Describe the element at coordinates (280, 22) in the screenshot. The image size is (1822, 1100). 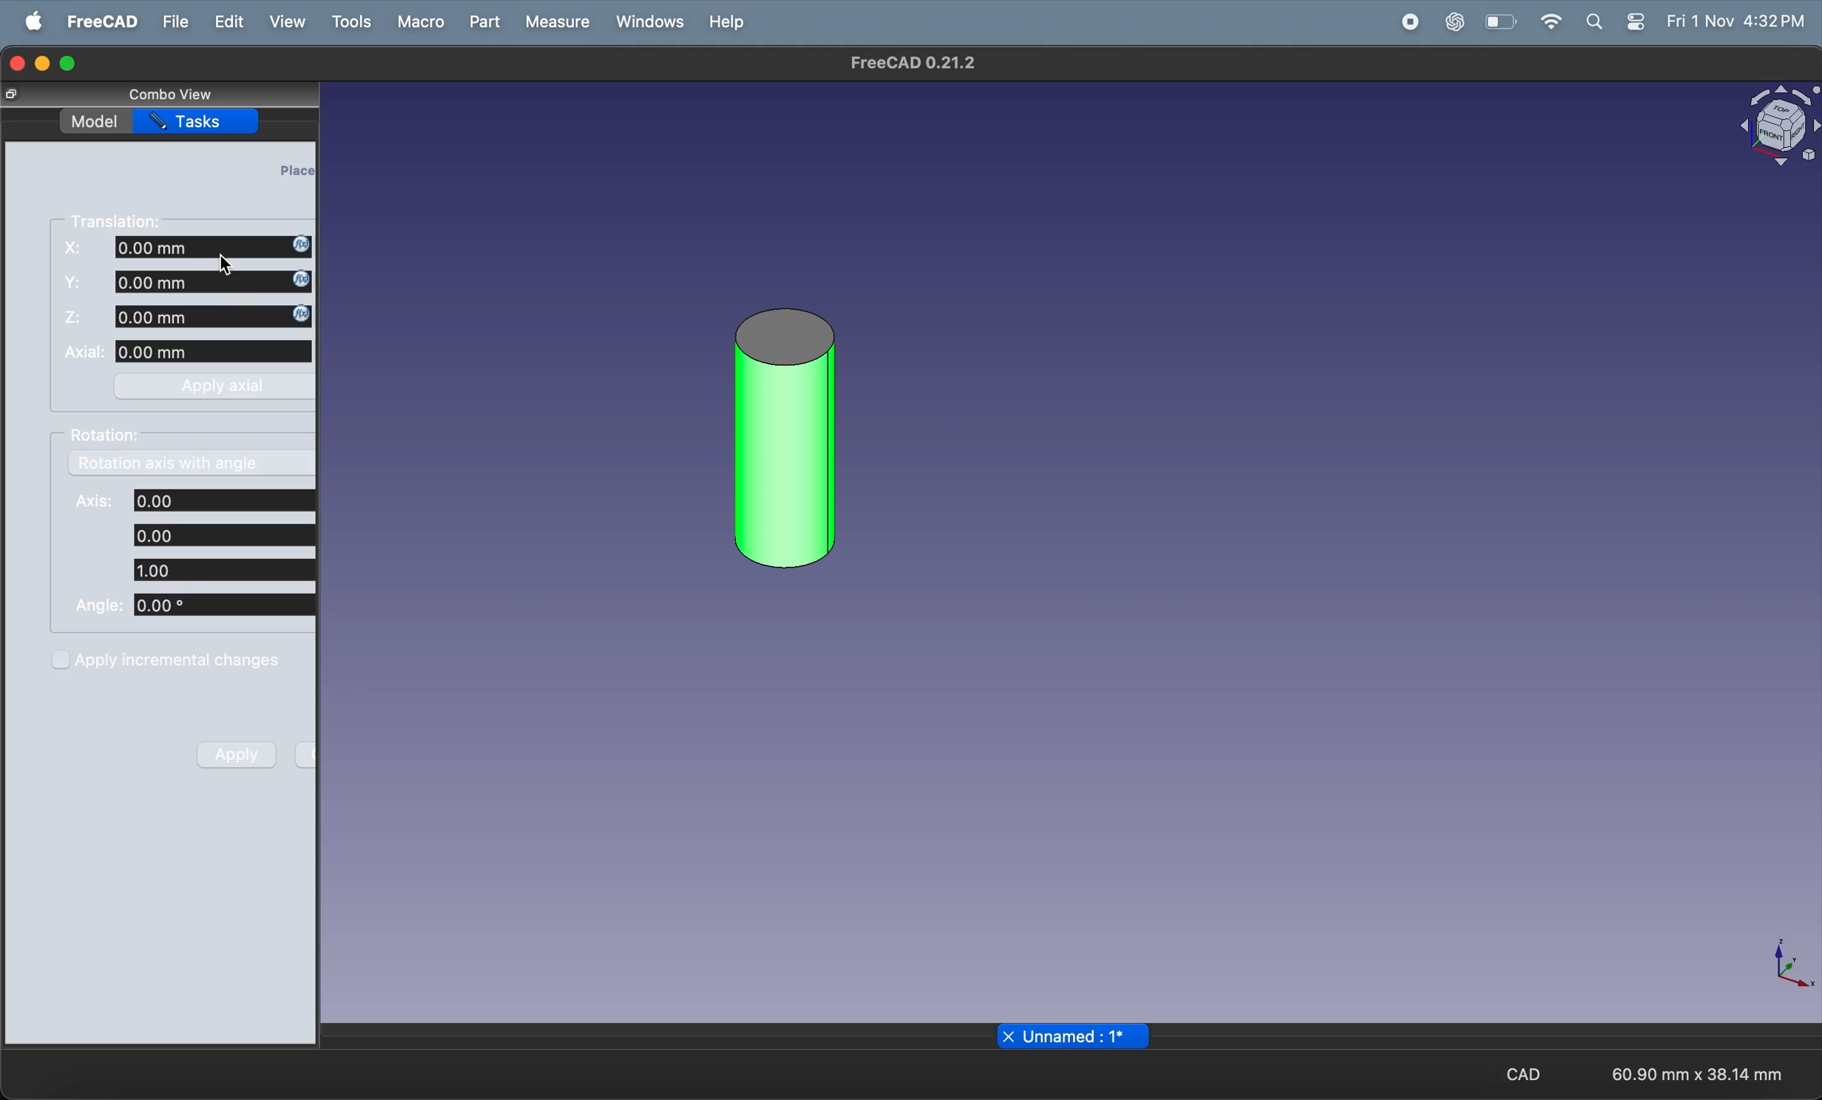
I see `view` at that location.